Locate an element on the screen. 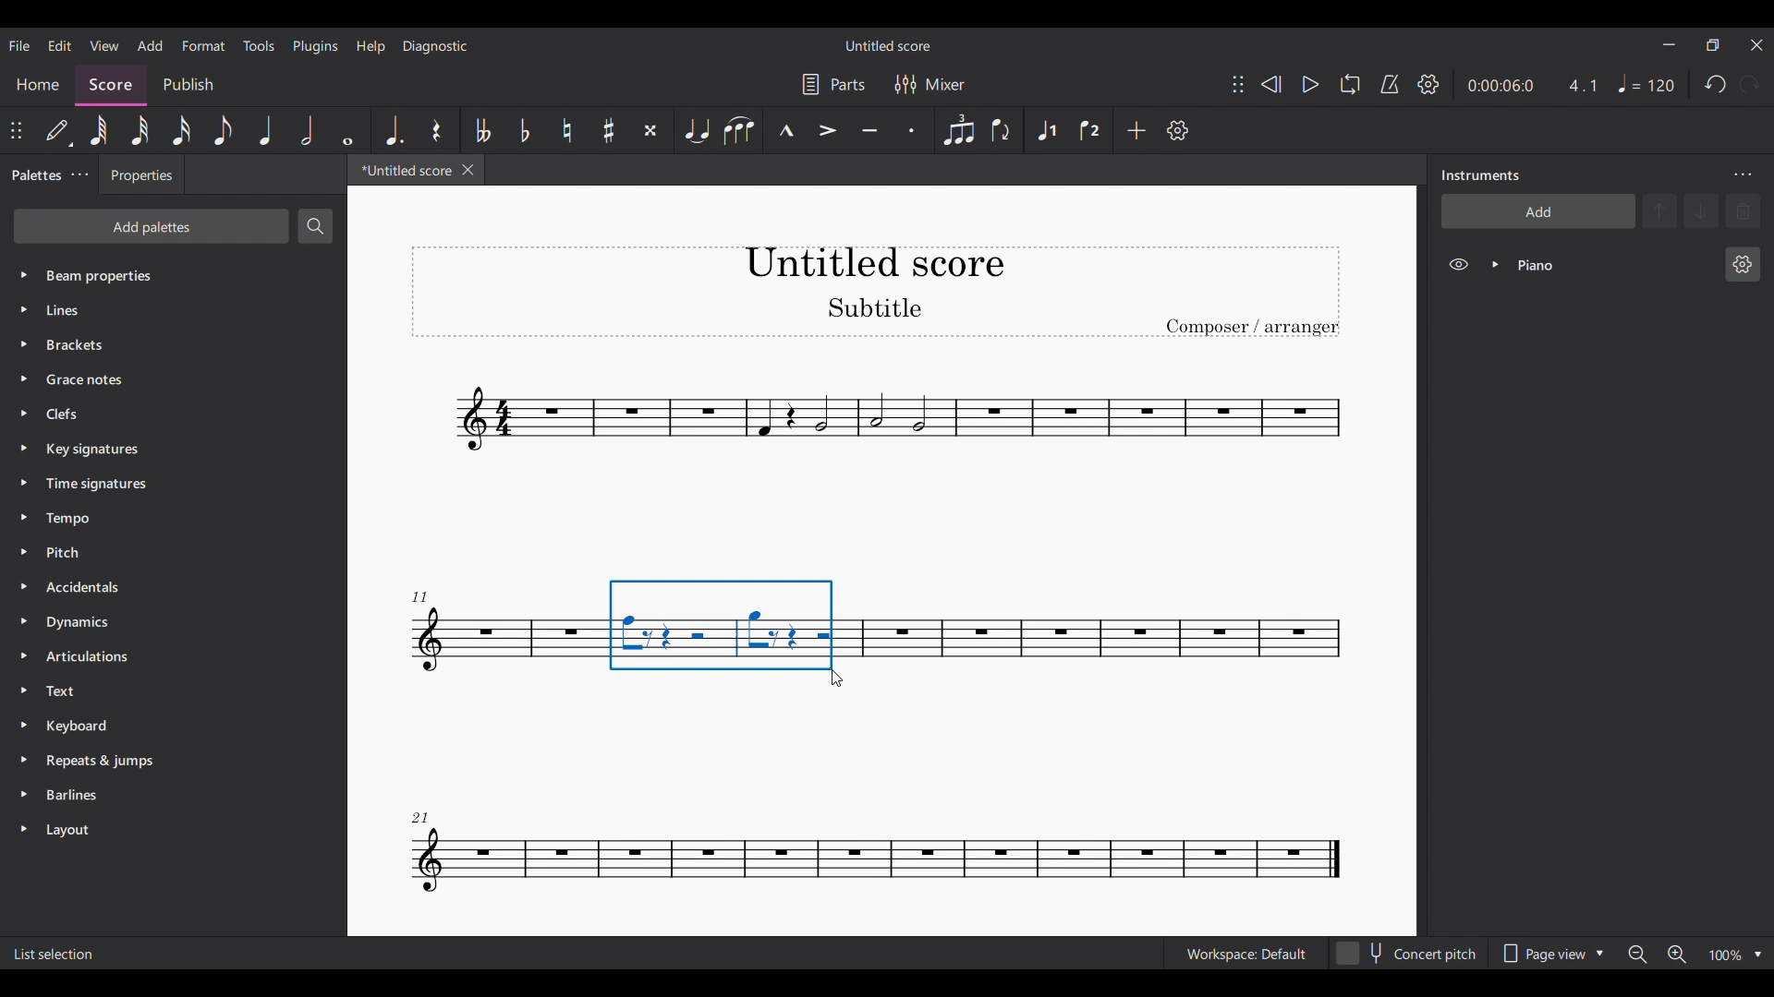 This screenshot has width=1774, height=997. Tools menu is located at coordinates (260, 45).